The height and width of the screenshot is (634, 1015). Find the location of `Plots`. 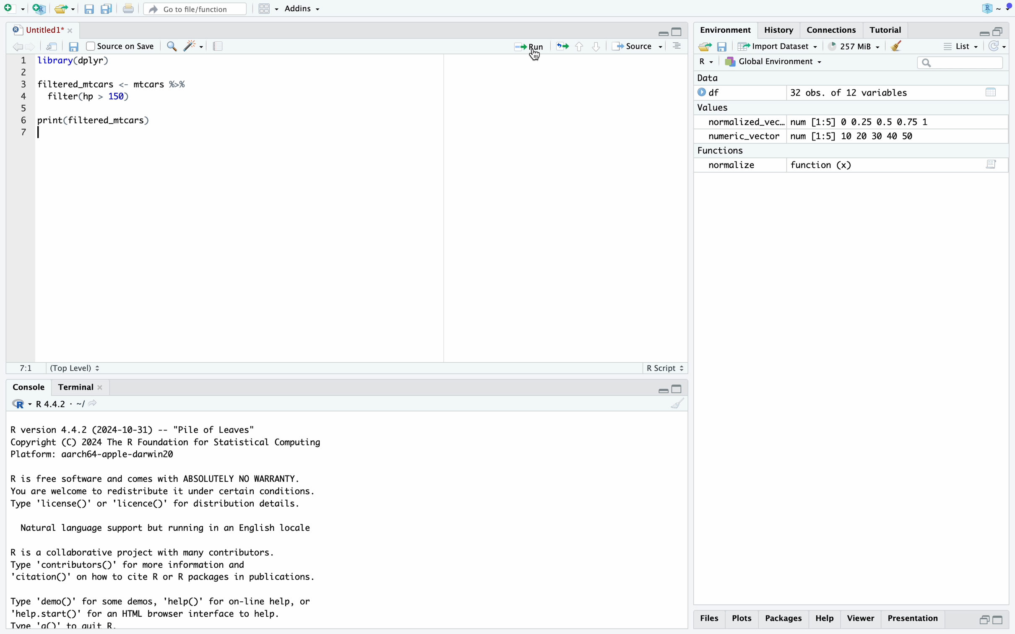

Plots is located at coordinates (741, 619).